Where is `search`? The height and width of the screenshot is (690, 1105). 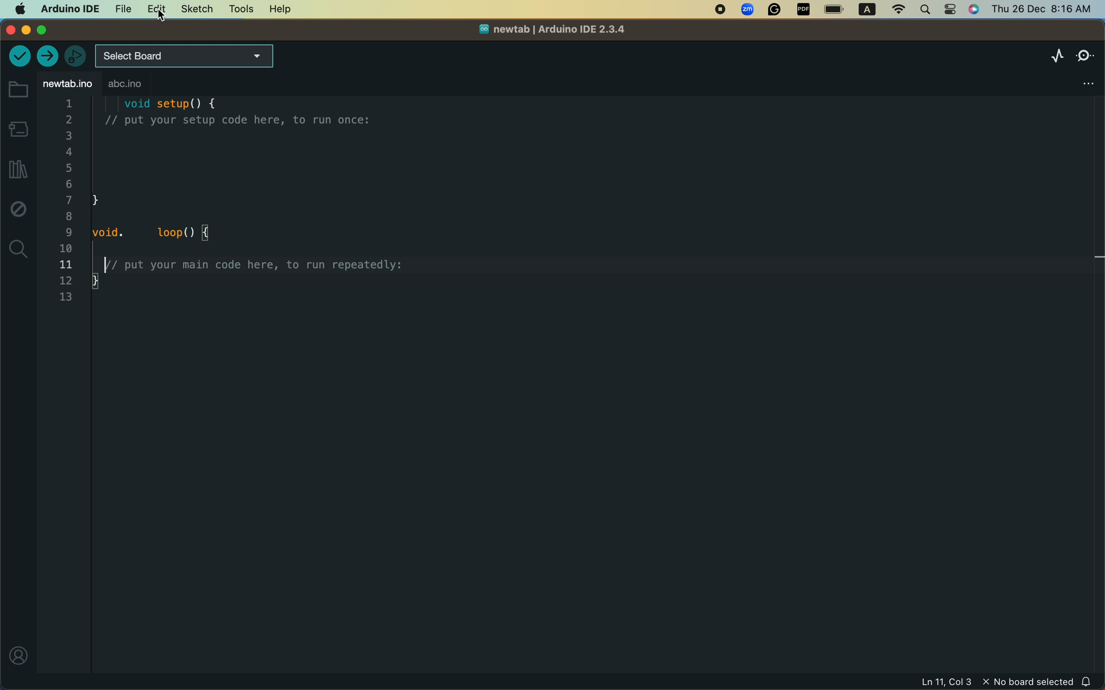
search is located at coordinates (19, 249).